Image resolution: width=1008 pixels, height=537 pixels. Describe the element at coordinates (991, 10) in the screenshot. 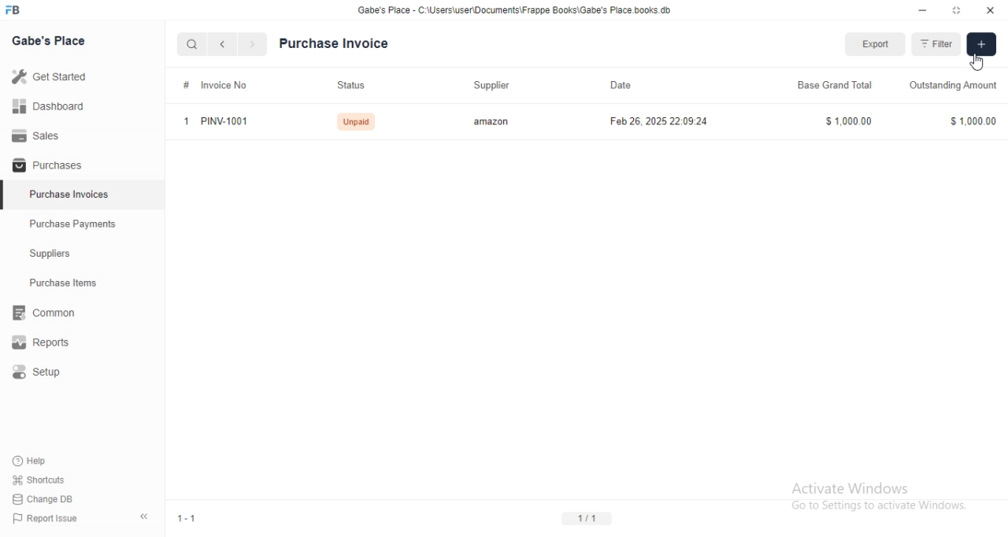

I see `Close` at that location.